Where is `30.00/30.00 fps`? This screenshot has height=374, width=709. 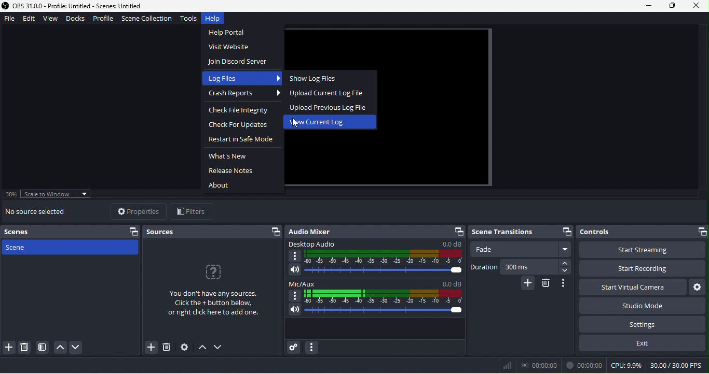 30.00/30.00 fps is located at coordinates (678, 366).